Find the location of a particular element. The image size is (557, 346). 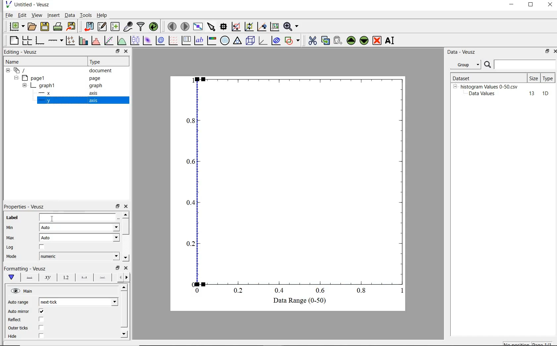

click to reset graph axes is located at coordinates (236, 27).